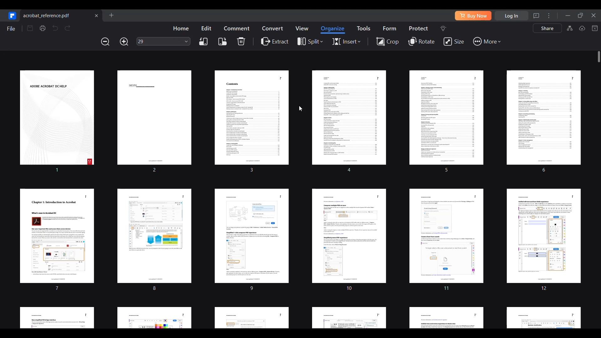  I want to click on Minimize, so click(568, 16).